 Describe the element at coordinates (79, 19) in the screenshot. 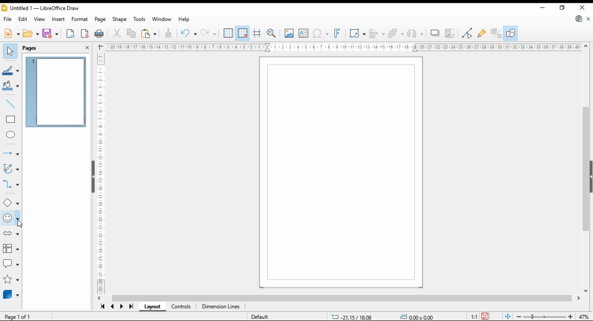

I see `format` at that location.